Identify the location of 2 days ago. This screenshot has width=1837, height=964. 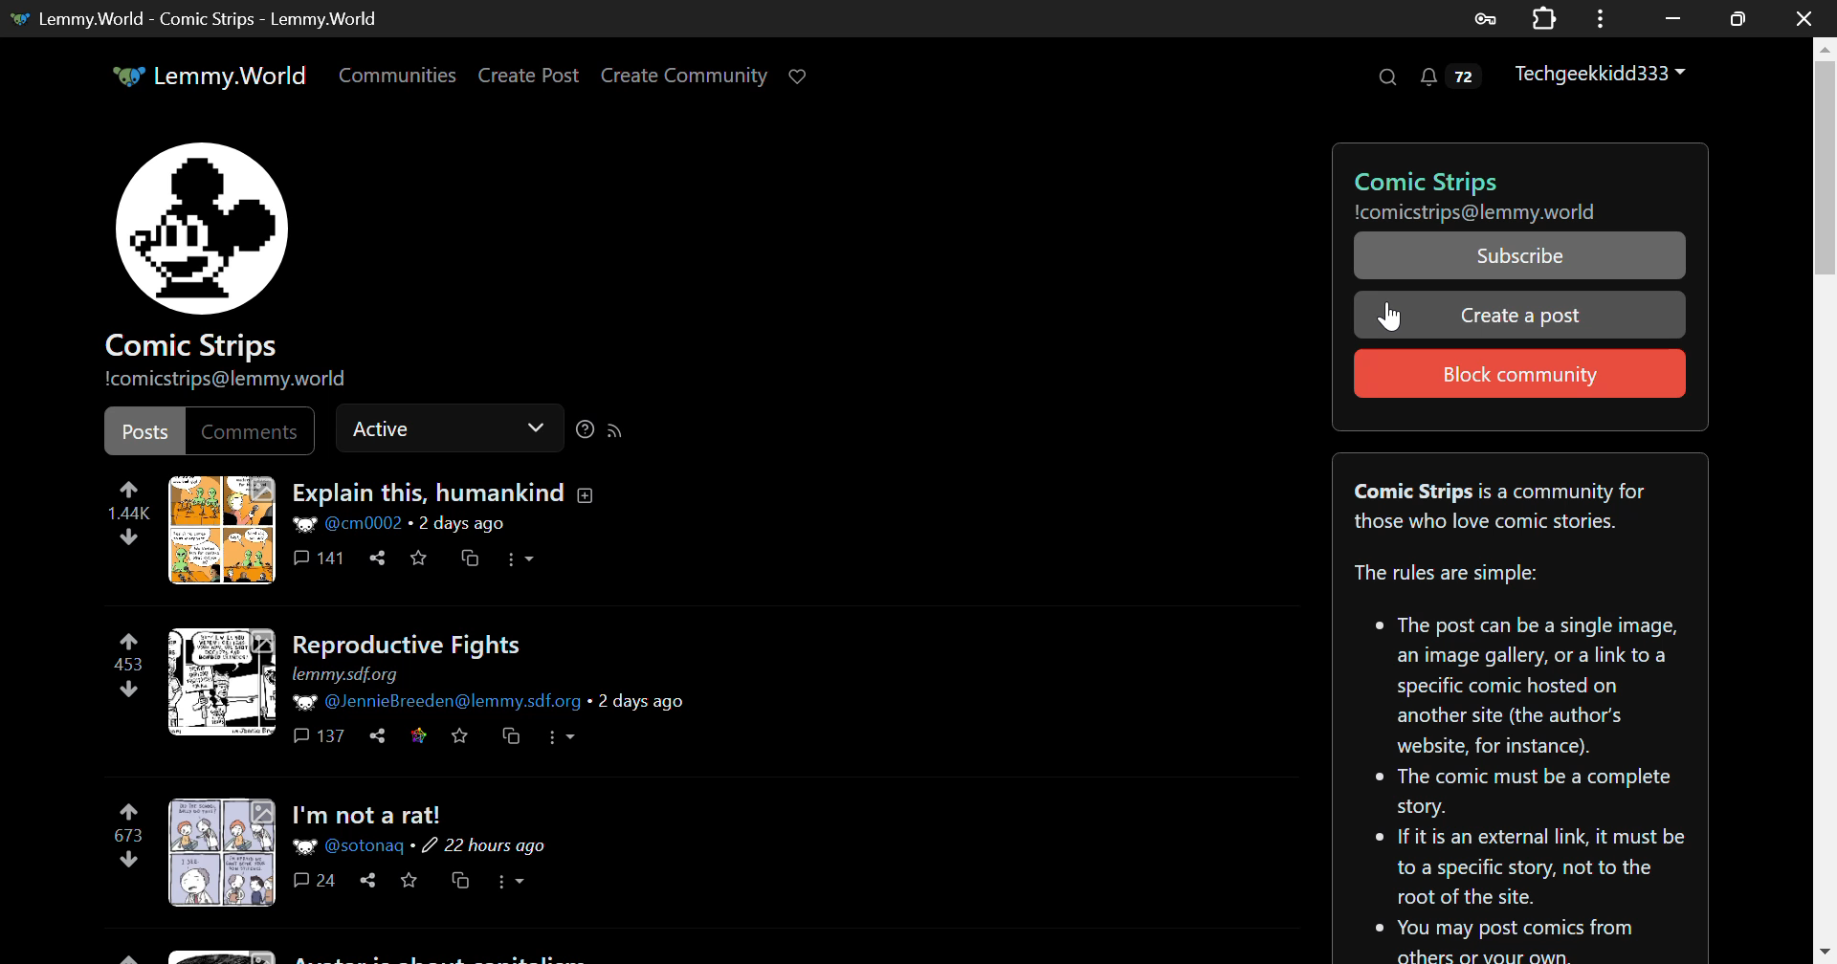
(460, 525).